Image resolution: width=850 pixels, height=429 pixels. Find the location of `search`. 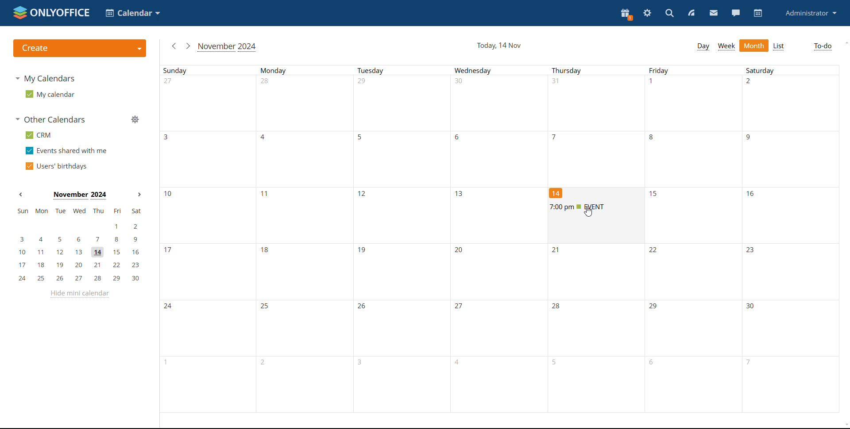

search is located at coordinates (669, 13).